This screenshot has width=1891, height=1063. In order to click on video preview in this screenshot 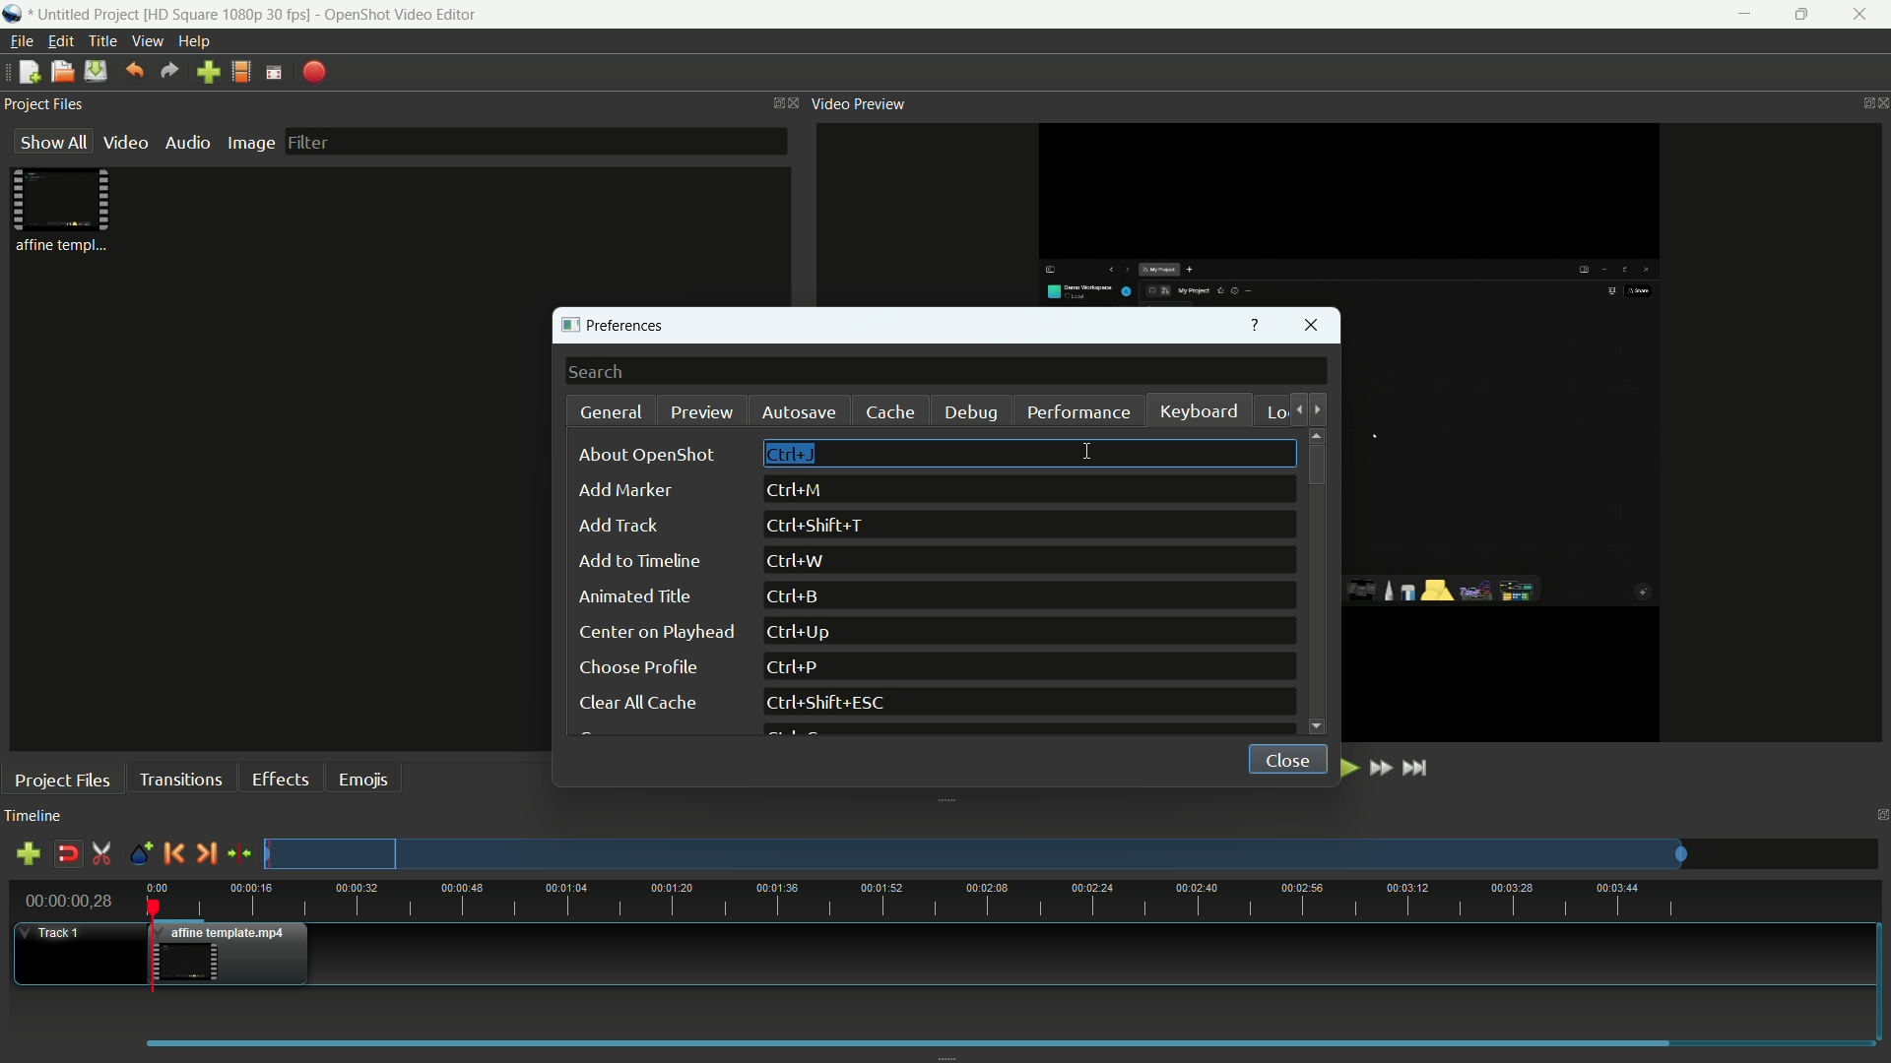, I will do `click(860, 104)`.